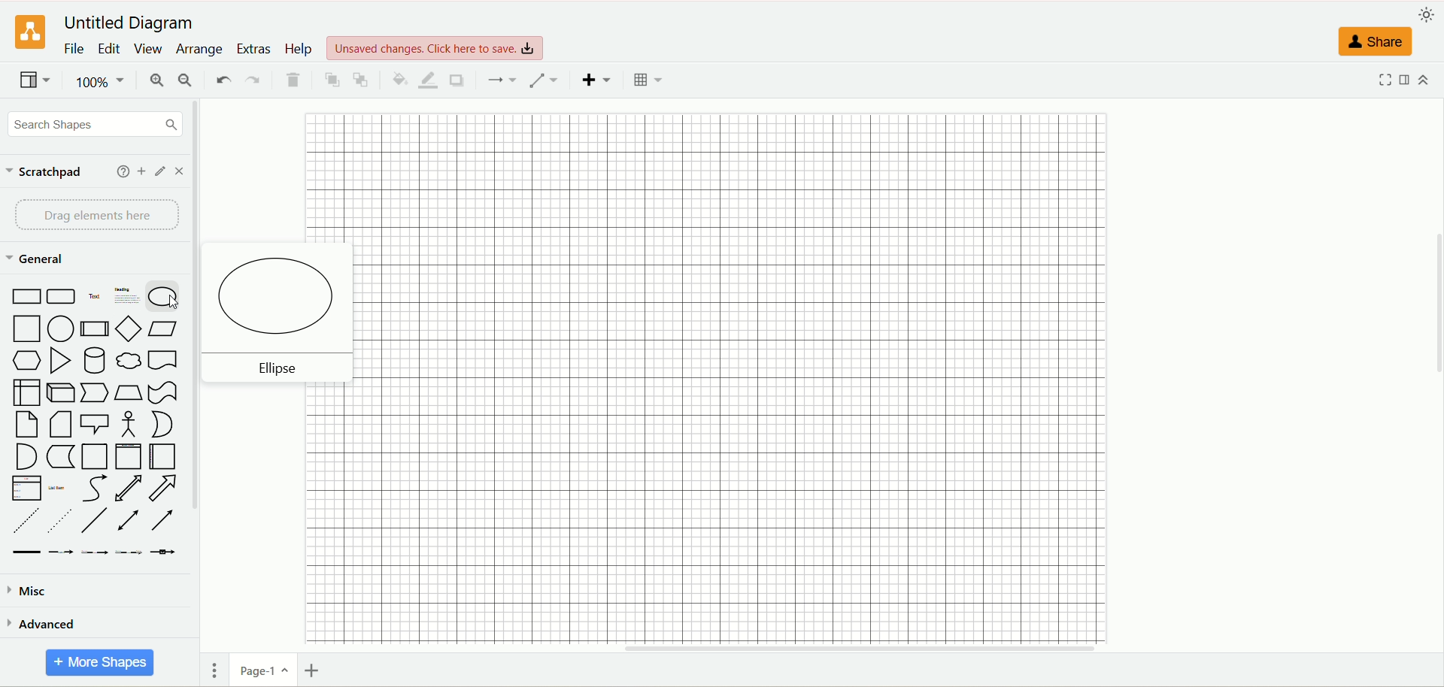 The width and height of the screenshot is (1444, 687). Describe the element at coordinates (263, 669) in the screenshot. I see `page-1` at that location.